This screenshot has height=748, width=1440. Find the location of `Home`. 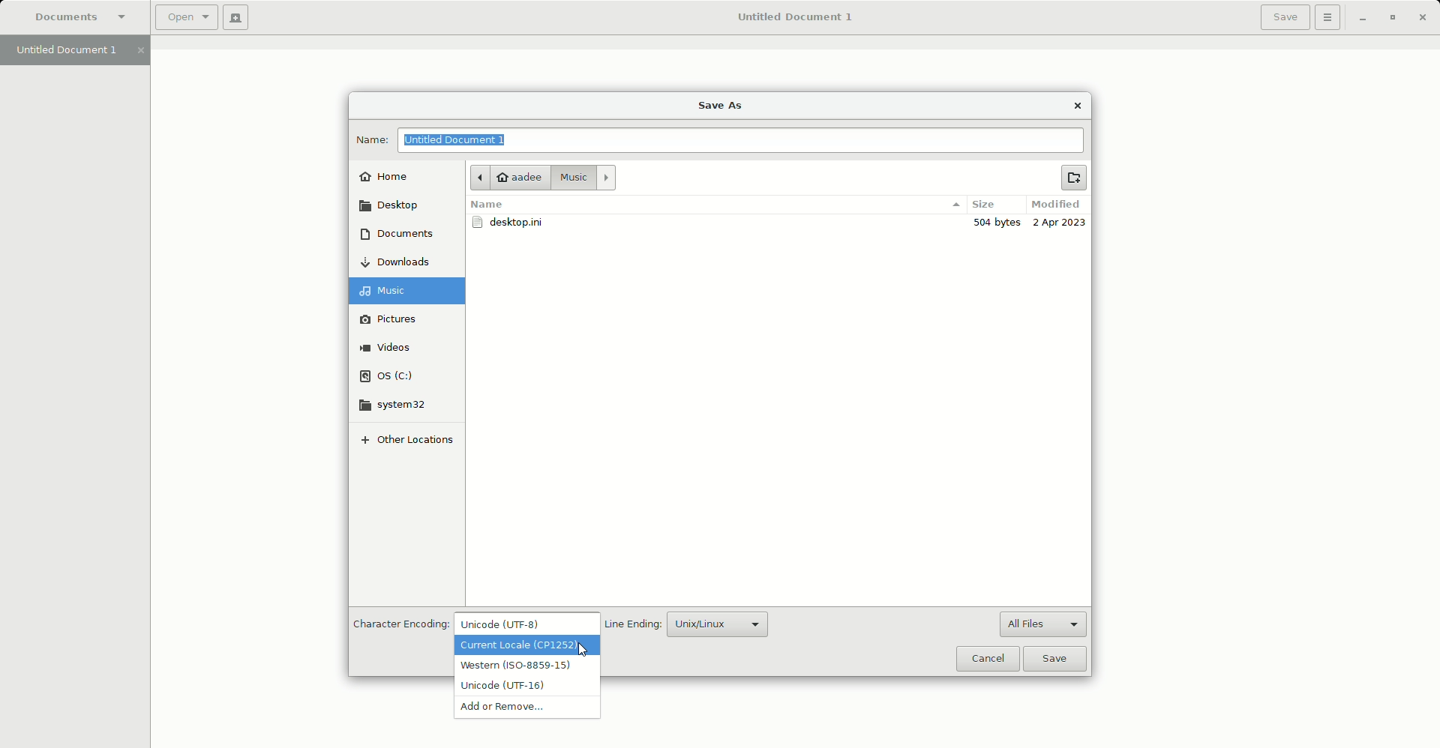

Home is located at coordinates (386, 178).